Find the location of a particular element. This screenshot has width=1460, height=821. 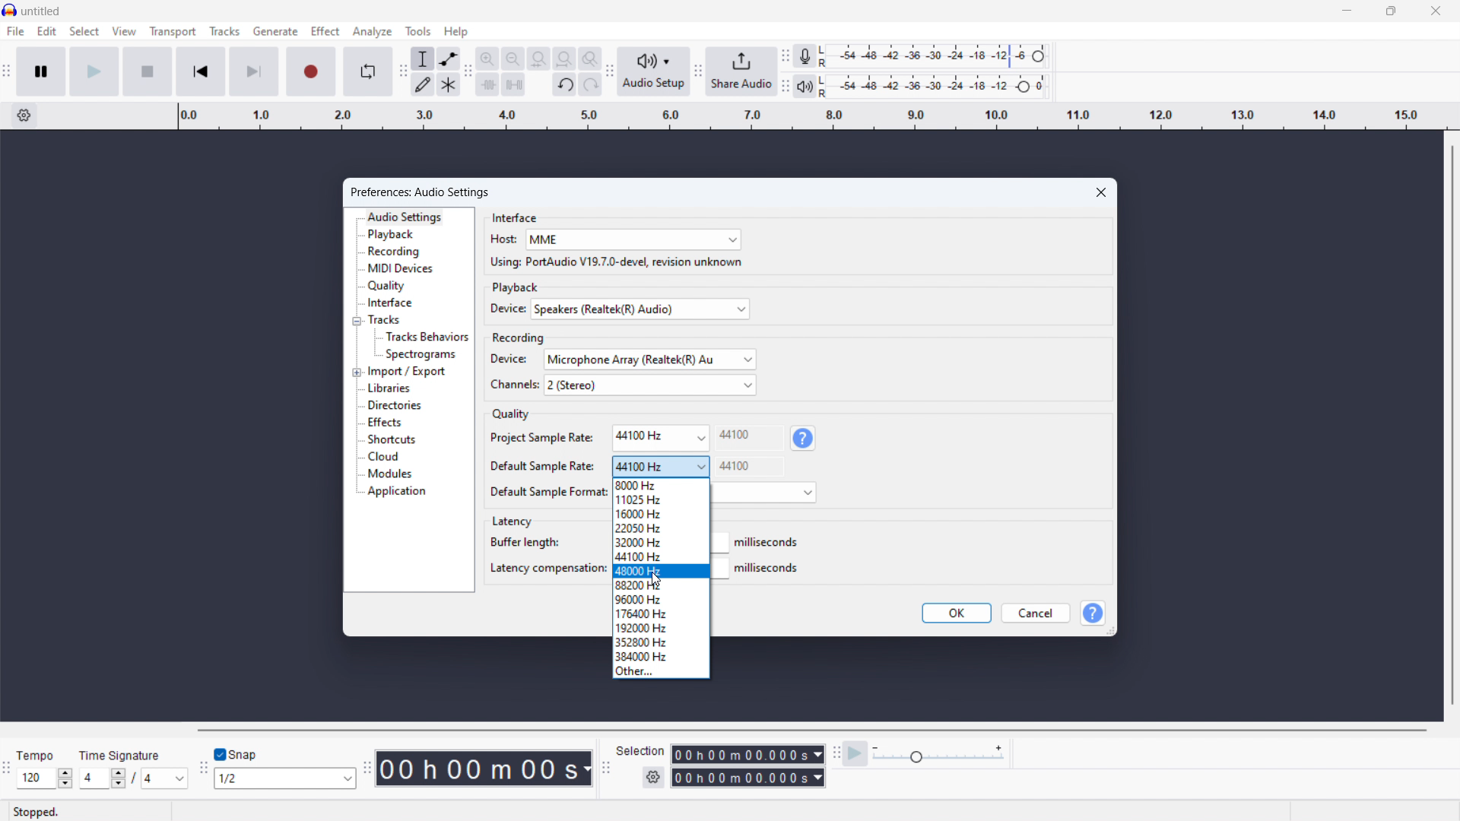

expand is located at coordinates (356, 372).